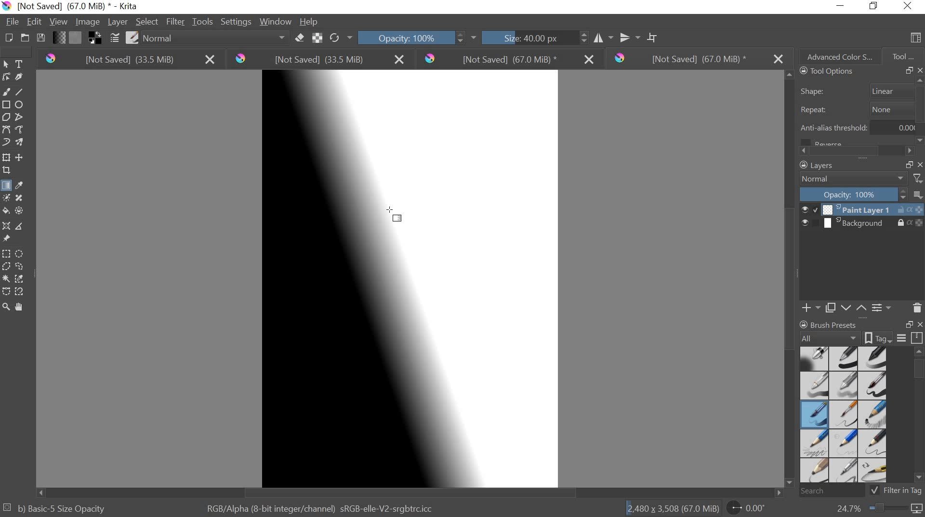 This screenshot has height=517, width=925. Describe the element at coordinates (22, 130) in the screenshot. I see `freehand path tool` at that location.